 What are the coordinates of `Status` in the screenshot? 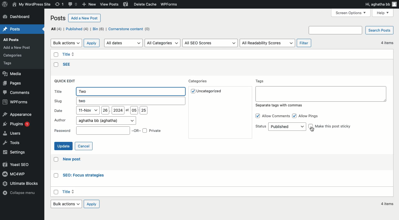 It's located at (280, 127).